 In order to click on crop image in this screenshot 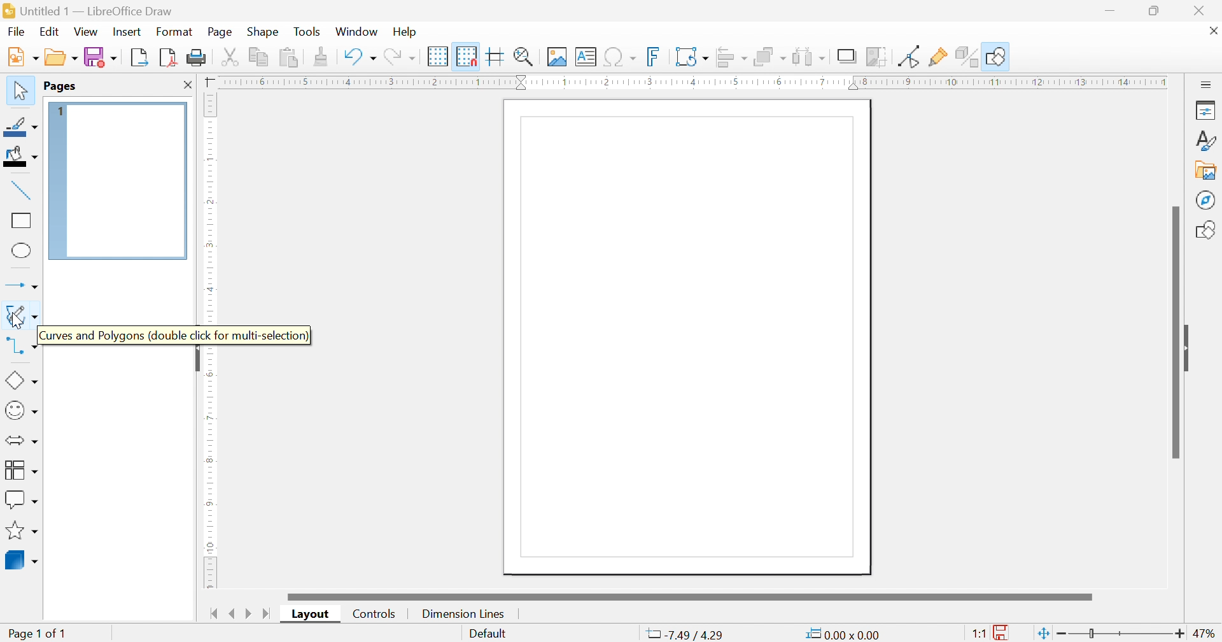, I will do `click(876, 57)`.